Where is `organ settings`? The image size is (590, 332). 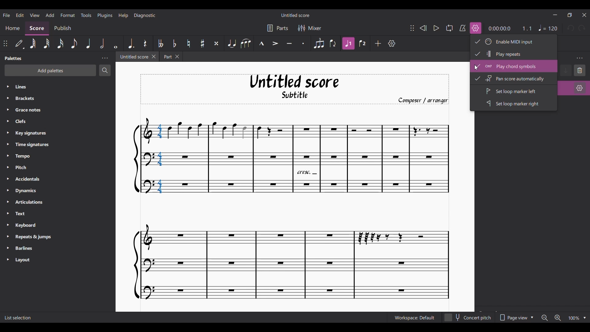
organ settings is located at coordinates (577, 90).